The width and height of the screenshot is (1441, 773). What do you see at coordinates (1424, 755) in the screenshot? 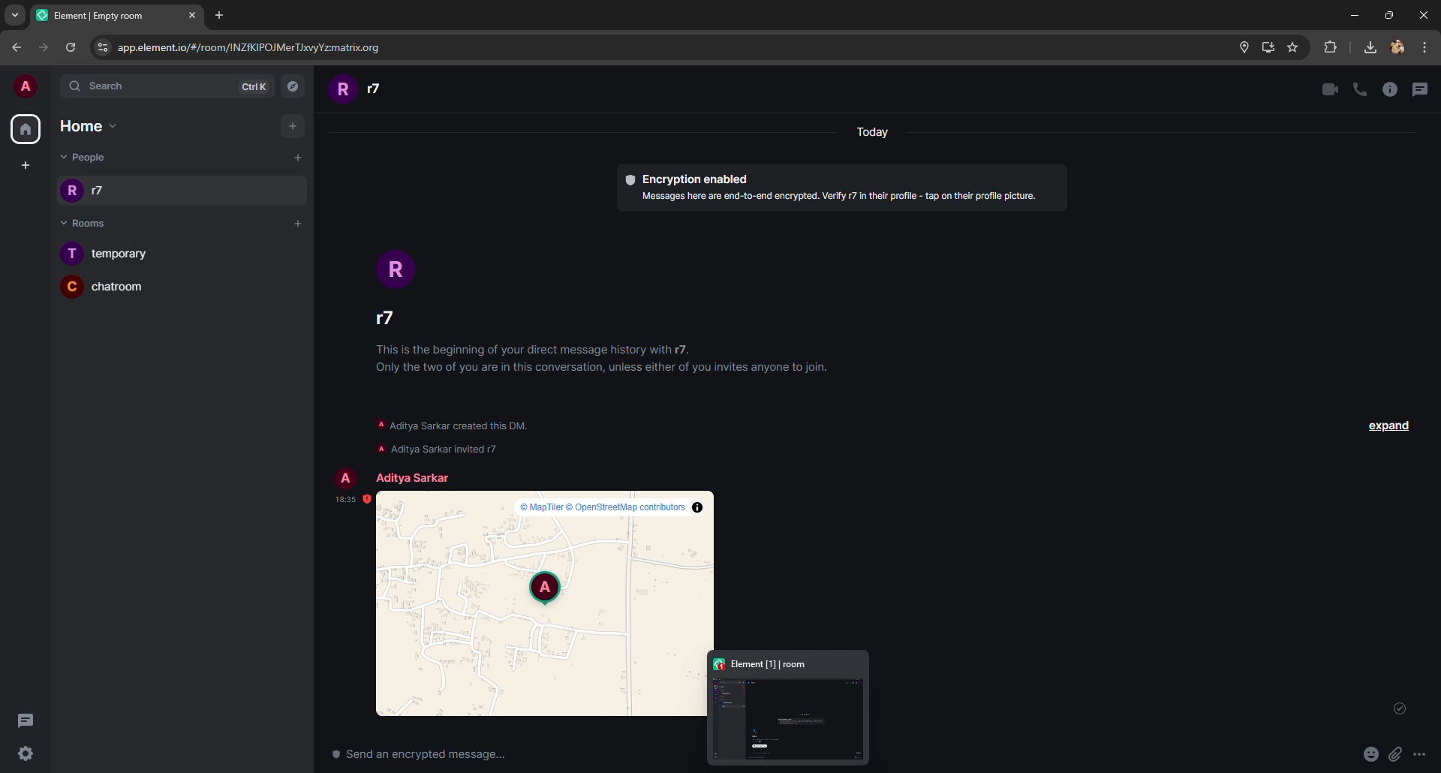
I see `options` at bounding box center [1424, 755].